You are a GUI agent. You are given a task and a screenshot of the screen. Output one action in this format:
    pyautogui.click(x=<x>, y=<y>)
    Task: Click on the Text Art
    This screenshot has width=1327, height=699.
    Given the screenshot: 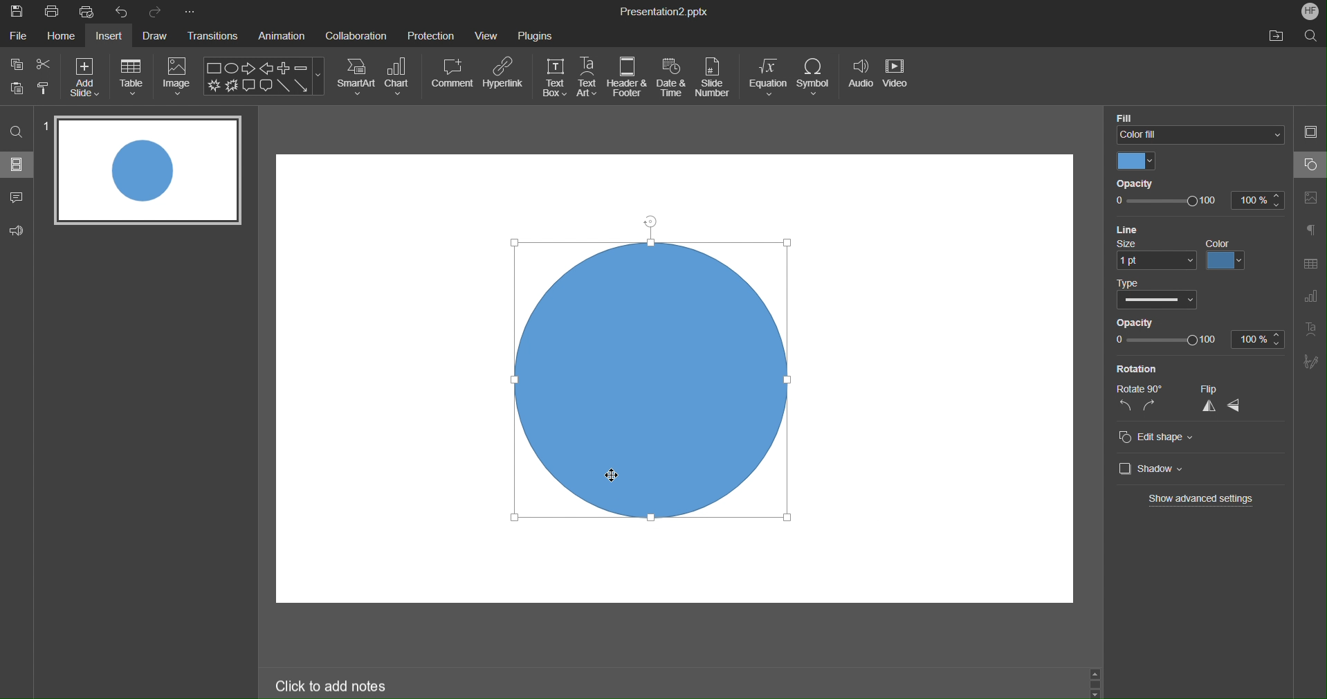 What is the action you would take?
    pyautogui.click(x=588, y=78)
    